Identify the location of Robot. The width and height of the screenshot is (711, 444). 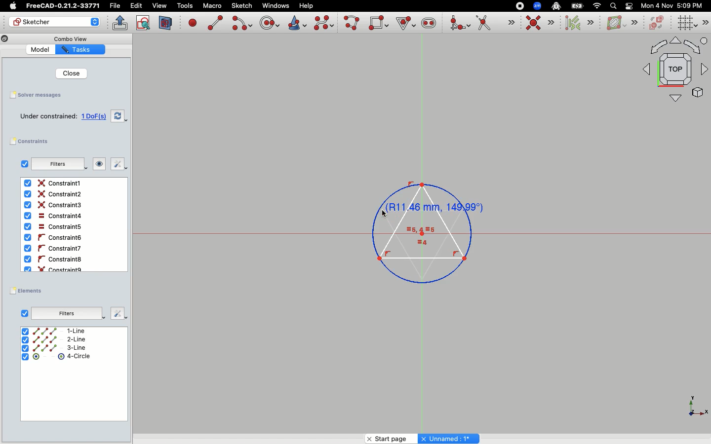
(556, 7).